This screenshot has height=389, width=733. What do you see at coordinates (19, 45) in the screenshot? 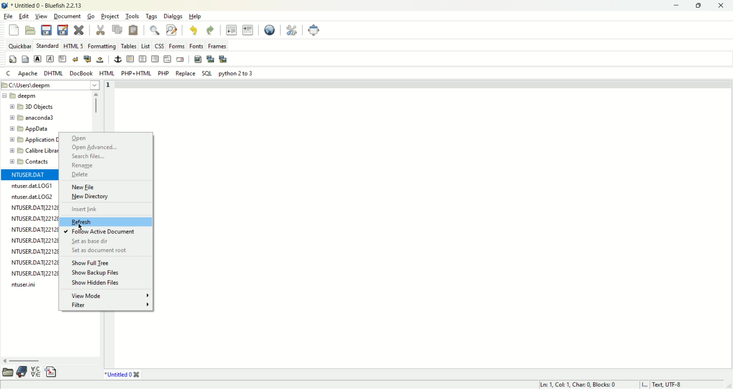
I see `quickbar` at bounding box center [19, 45].